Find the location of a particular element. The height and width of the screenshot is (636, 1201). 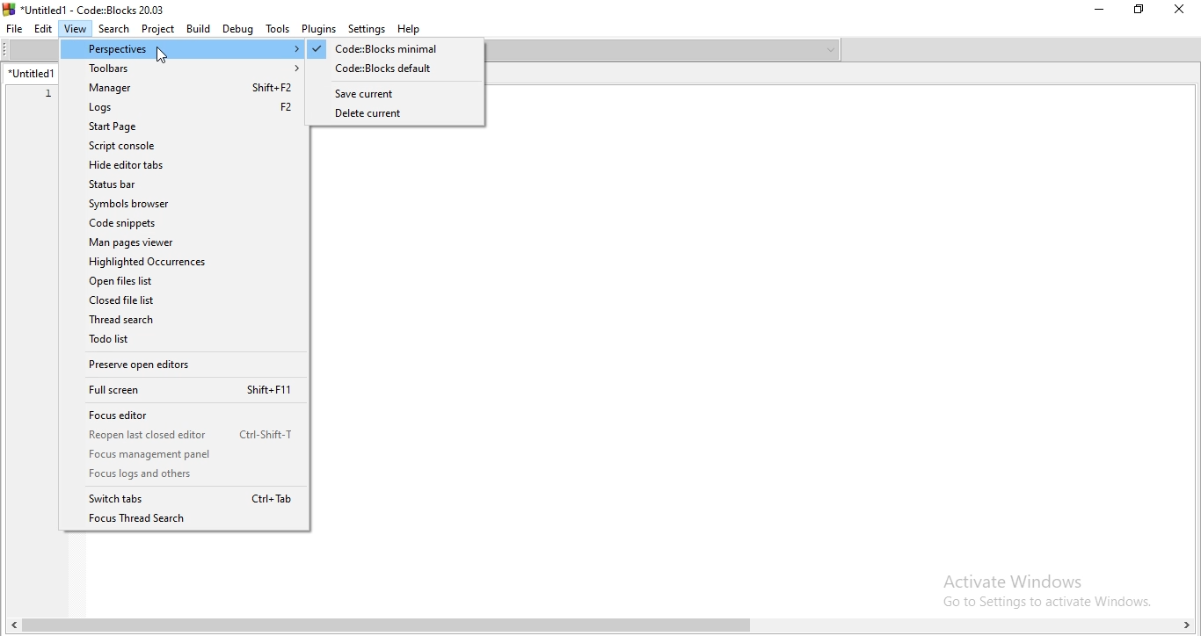

Todo list is located at coordinates (184, 339).